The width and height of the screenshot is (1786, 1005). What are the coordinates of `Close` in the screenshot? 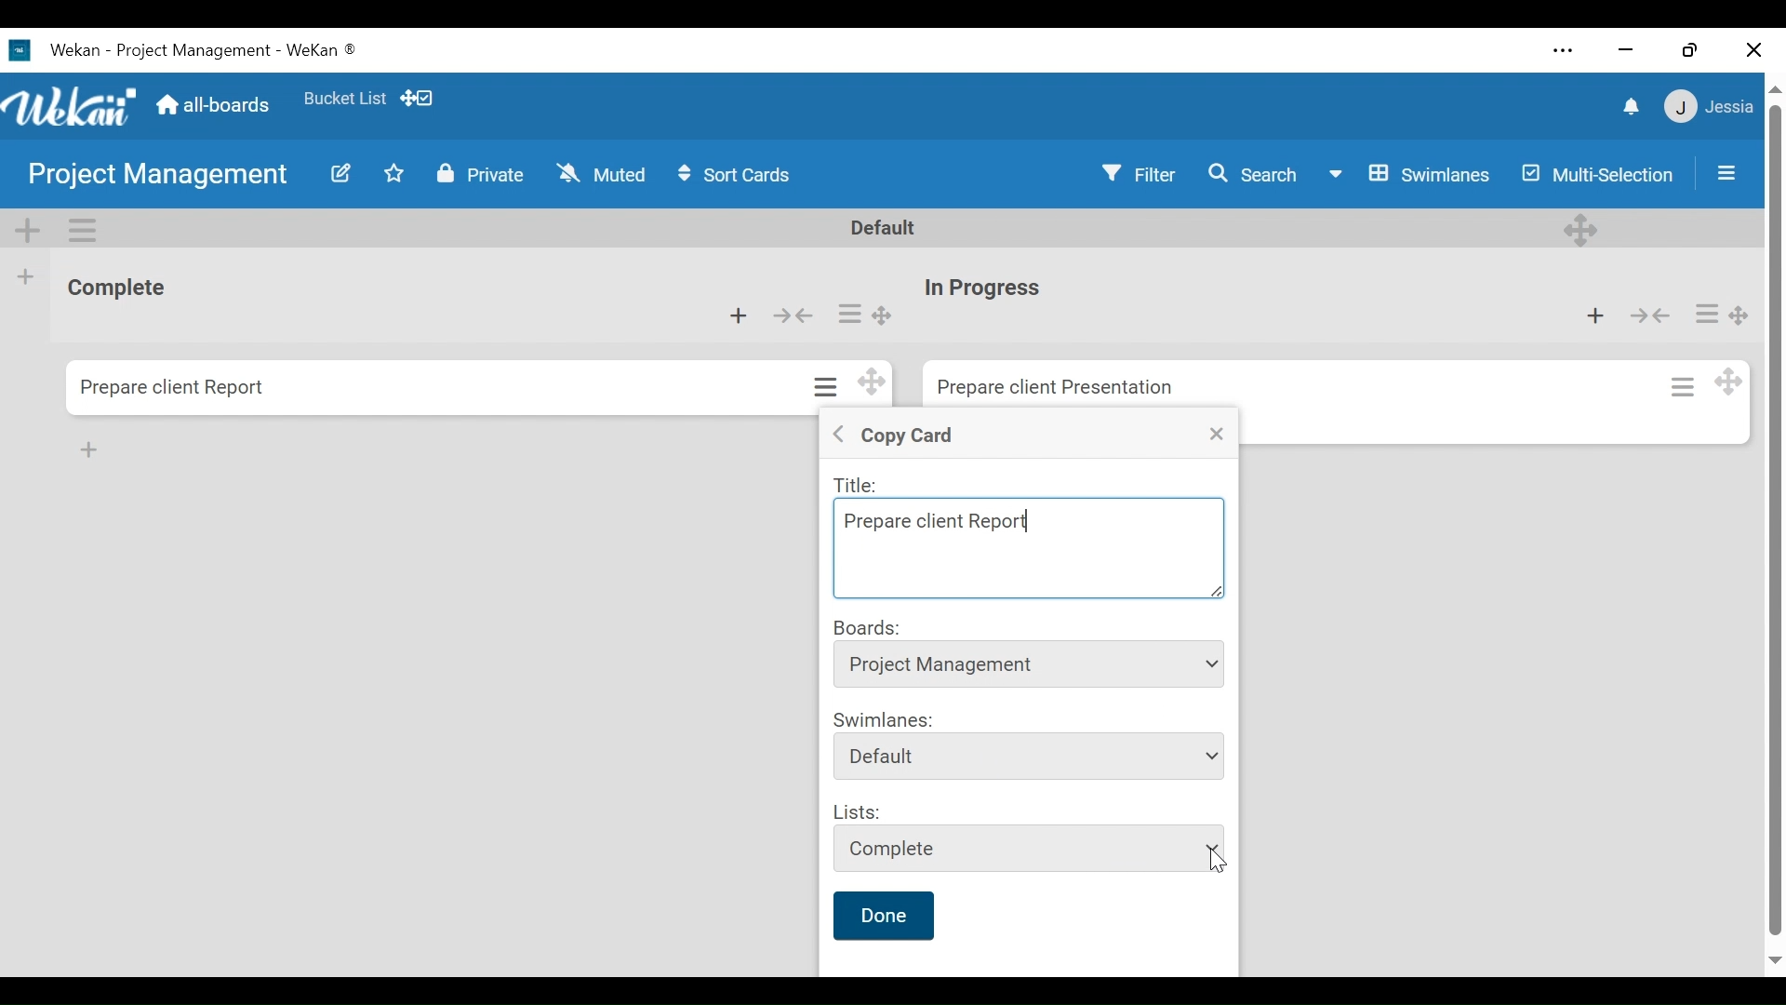 It's located at (1218, 435).